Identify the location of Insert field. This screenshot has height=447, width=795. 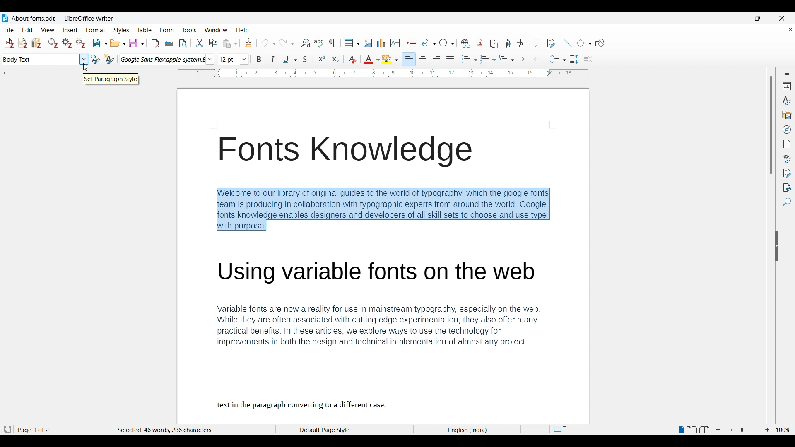
(429, 43).